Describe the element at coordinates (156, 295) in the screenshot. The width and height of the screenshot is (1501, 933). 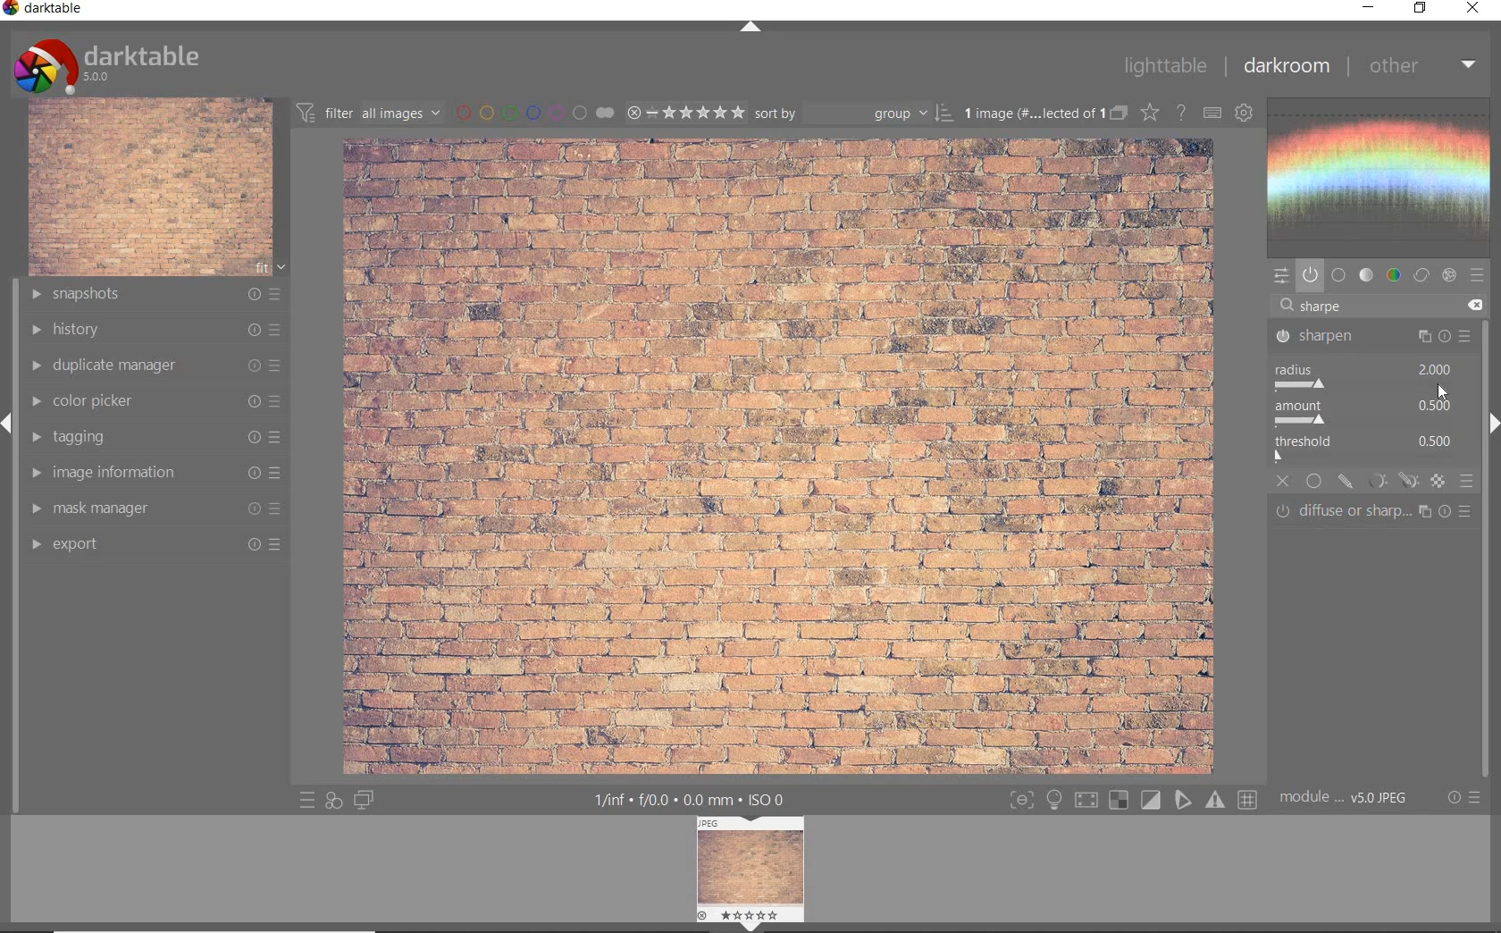
I see `snapshots` at that location.